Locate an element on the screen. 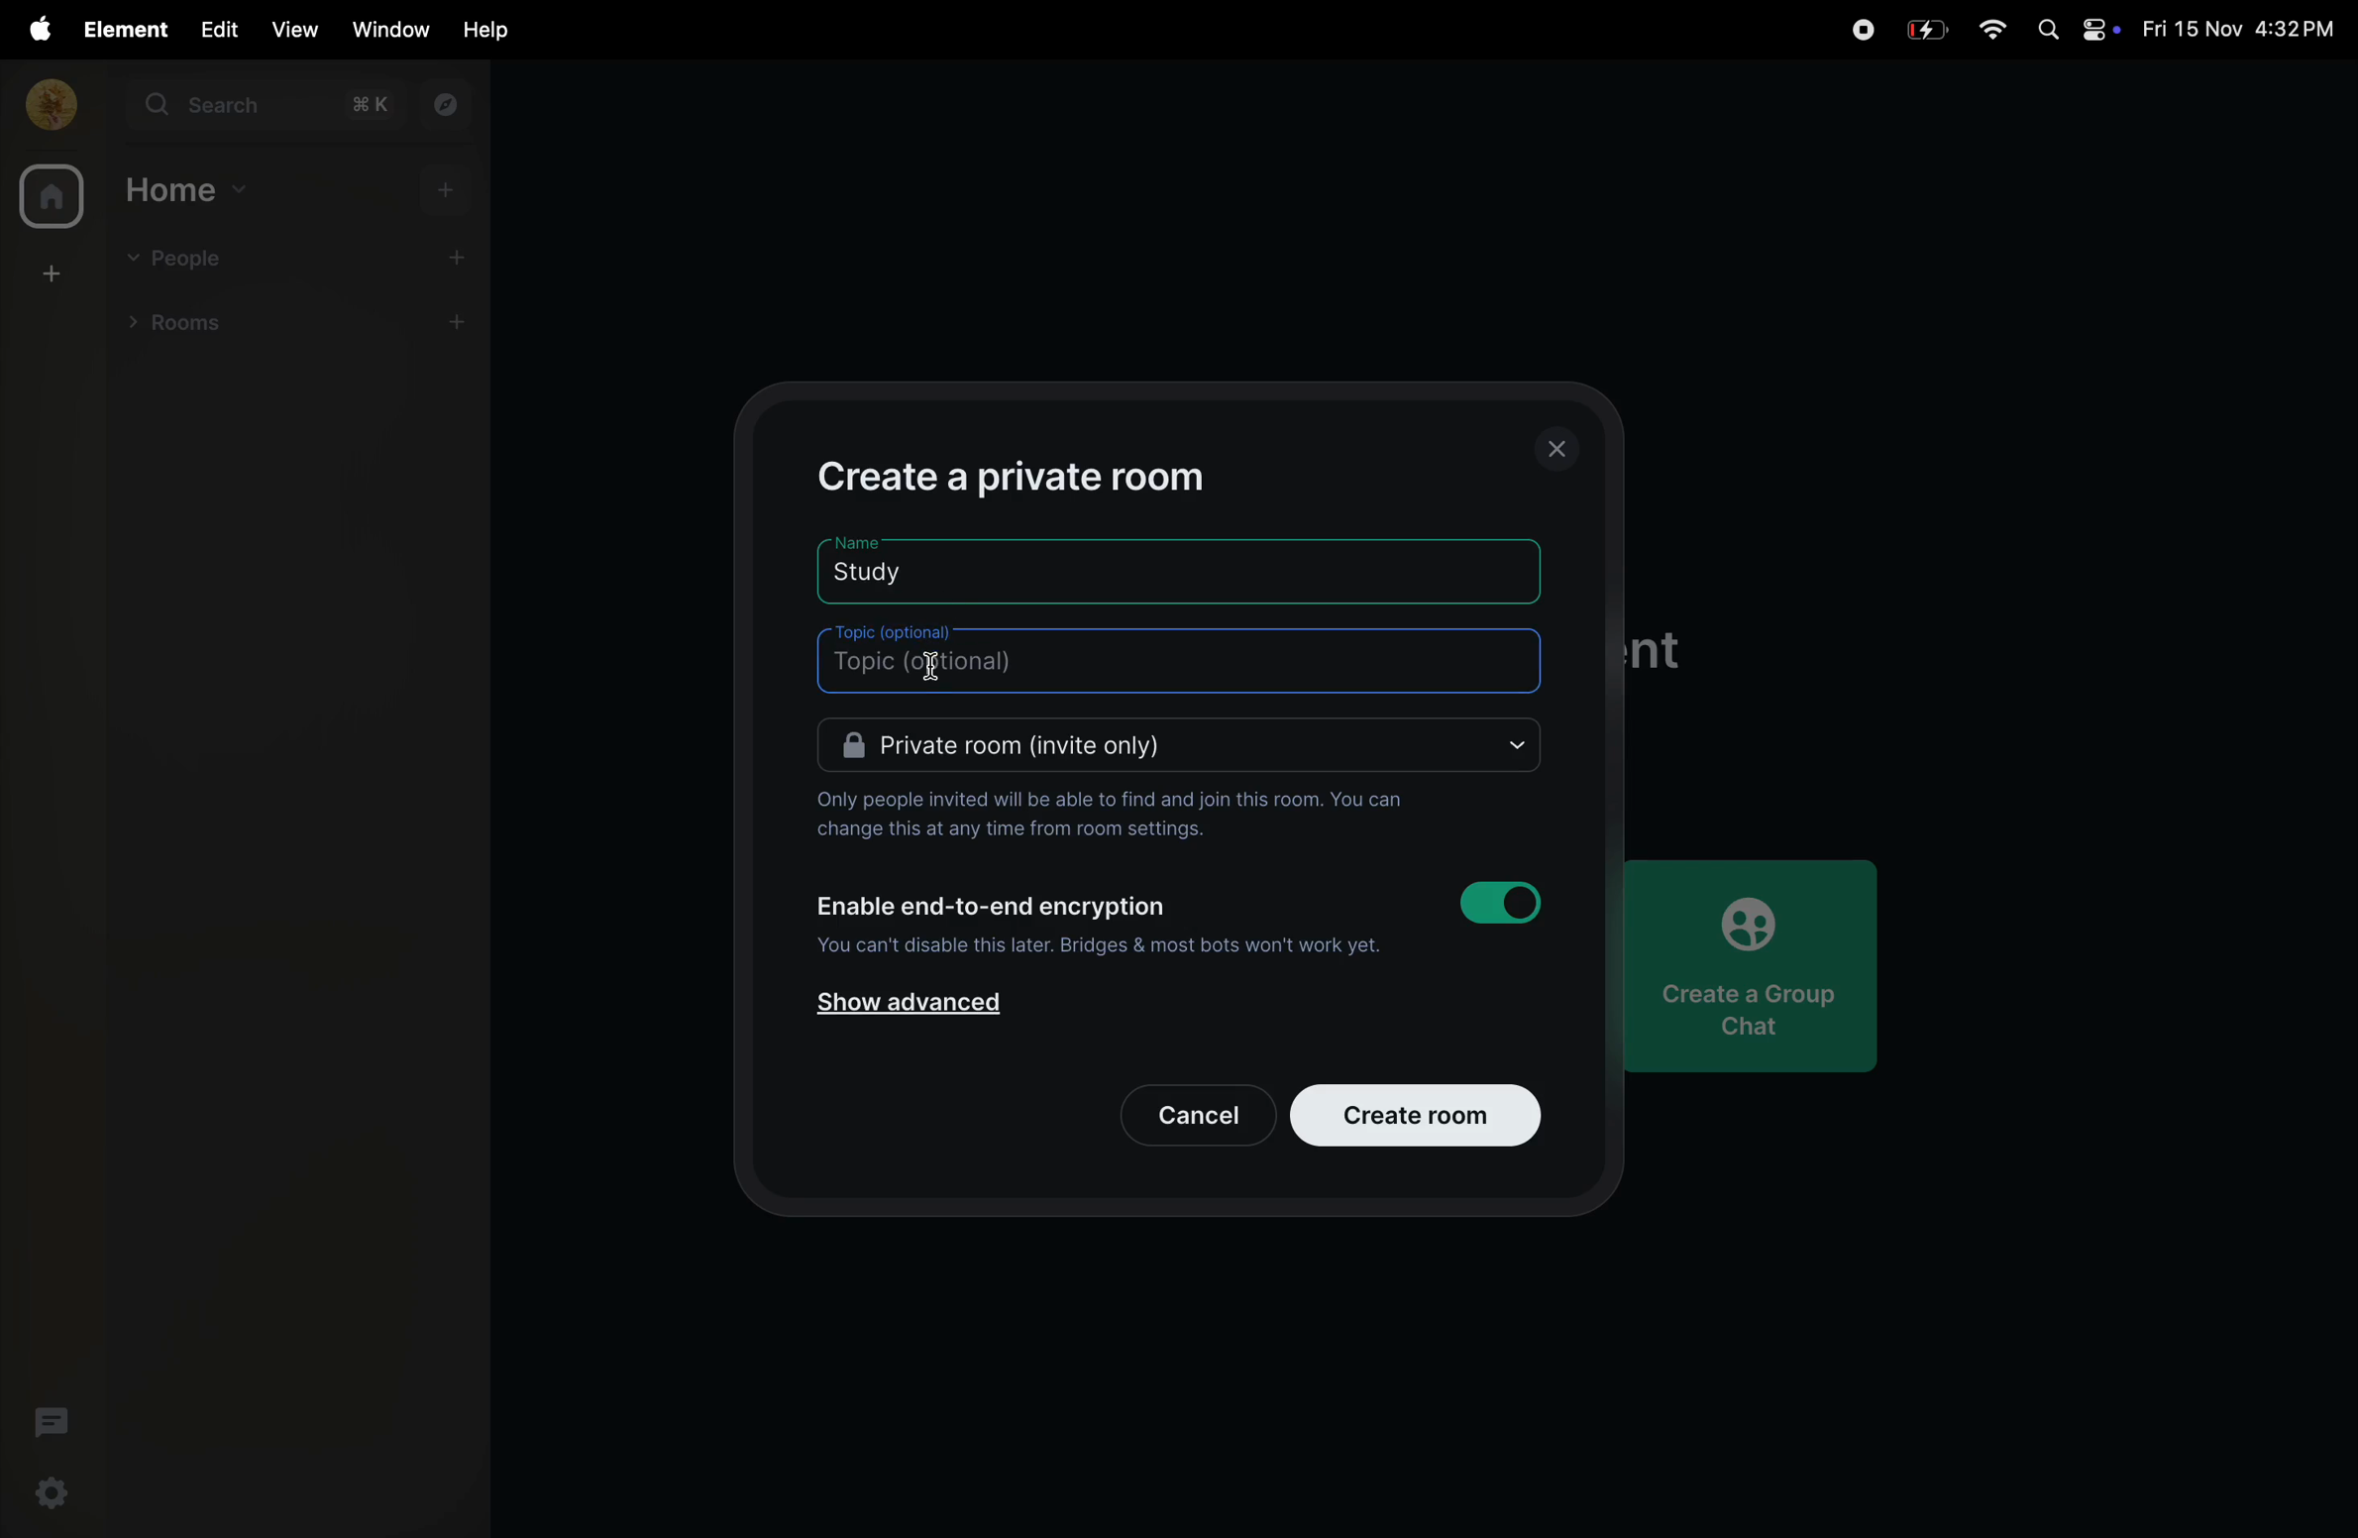  search bar is located at coordinates (268, 109).